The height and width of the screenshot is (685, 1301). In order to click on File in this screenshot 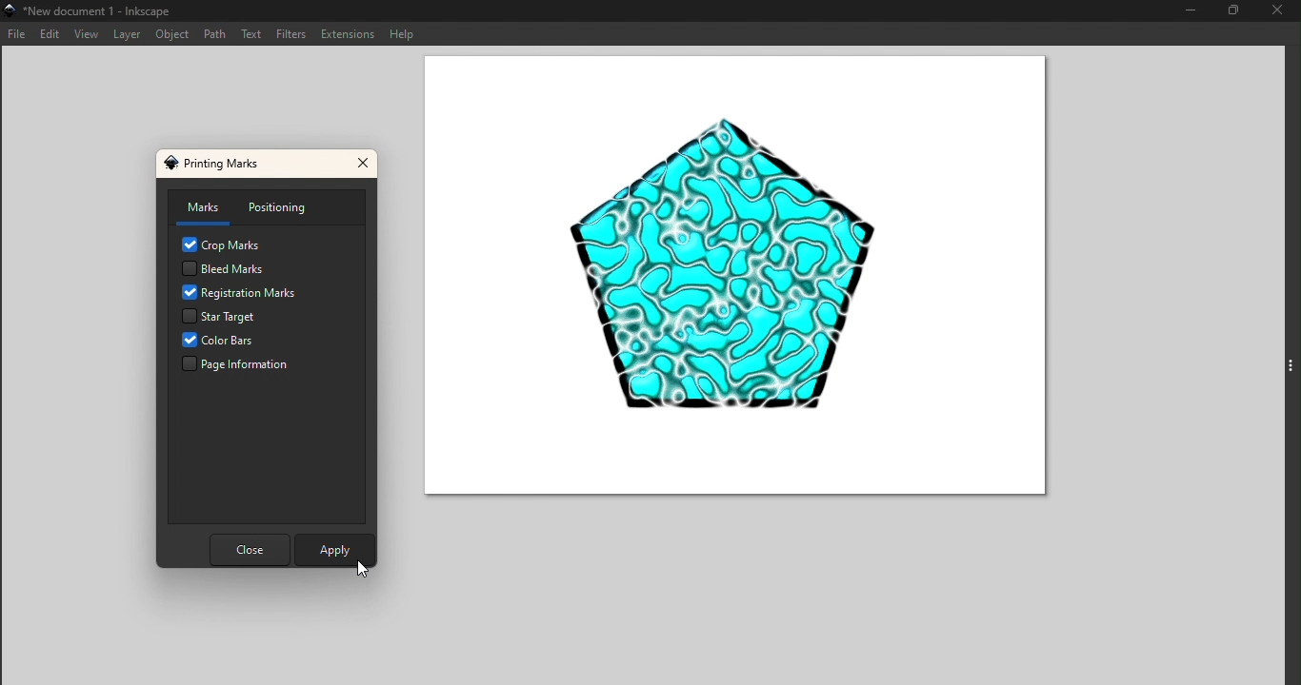, I will do `click(17, 33)`.